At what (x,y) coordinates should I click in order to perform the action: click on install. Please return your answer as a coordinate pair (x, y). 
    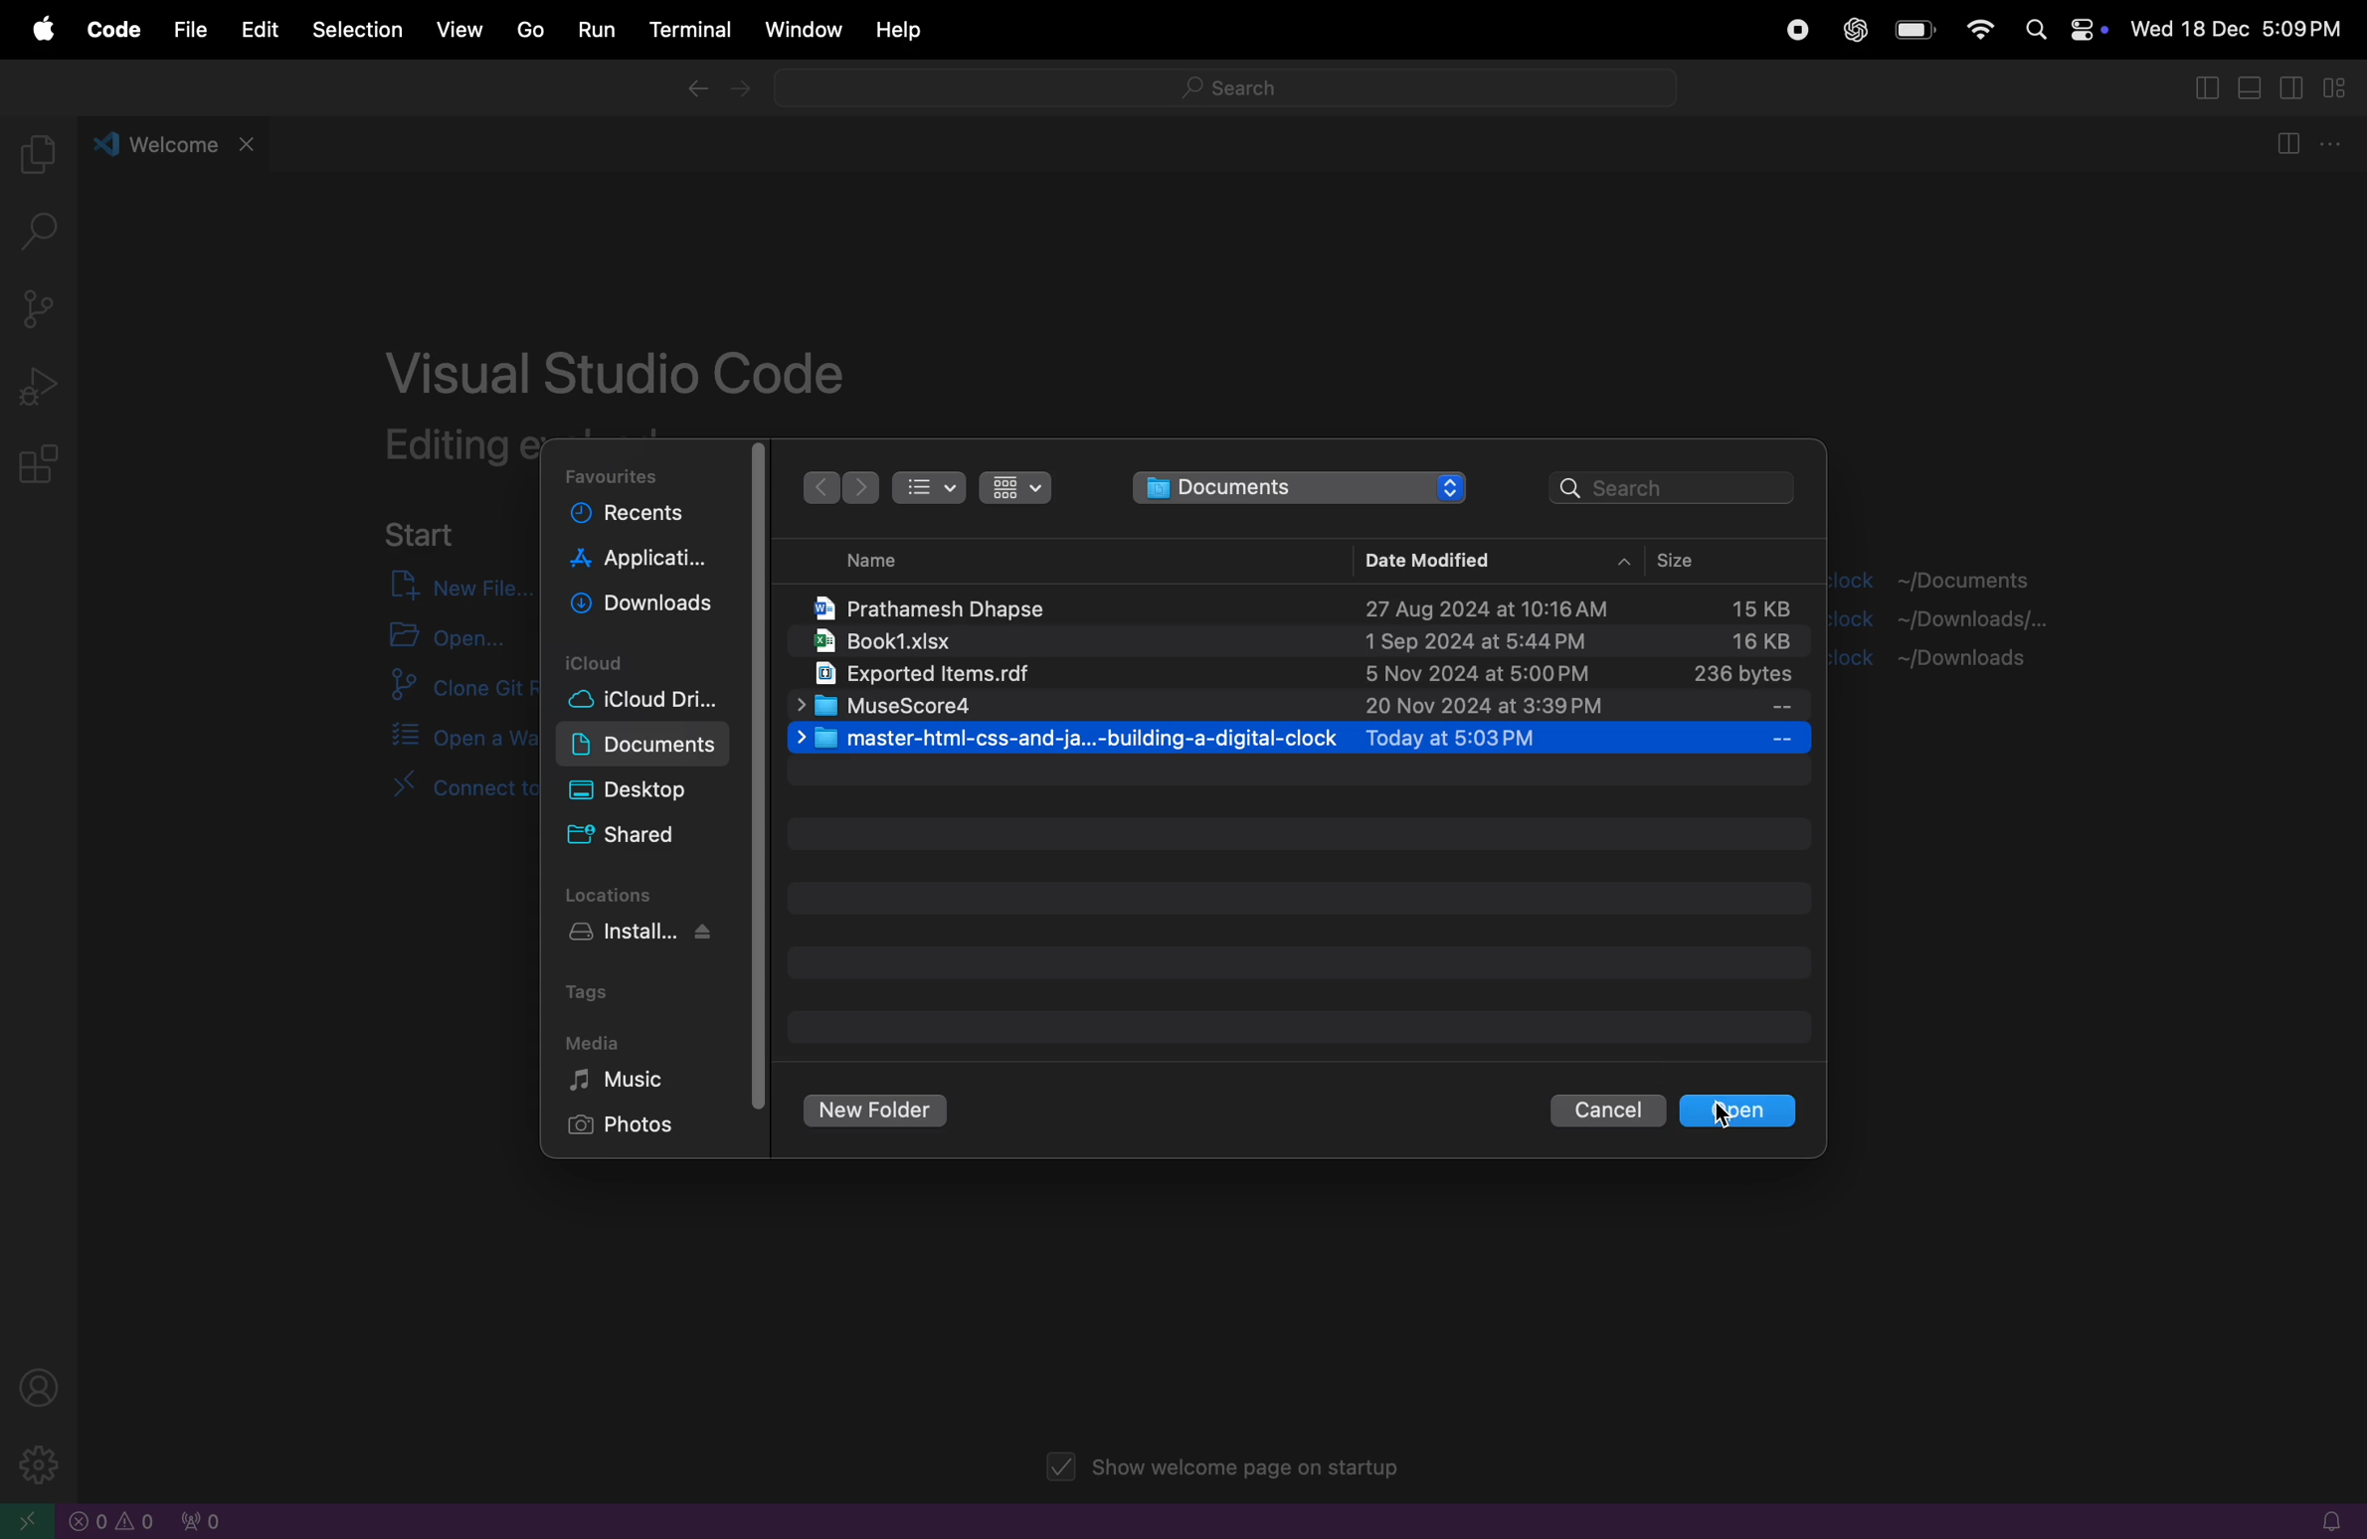
    Looking at the image, I should click on (655, 936).